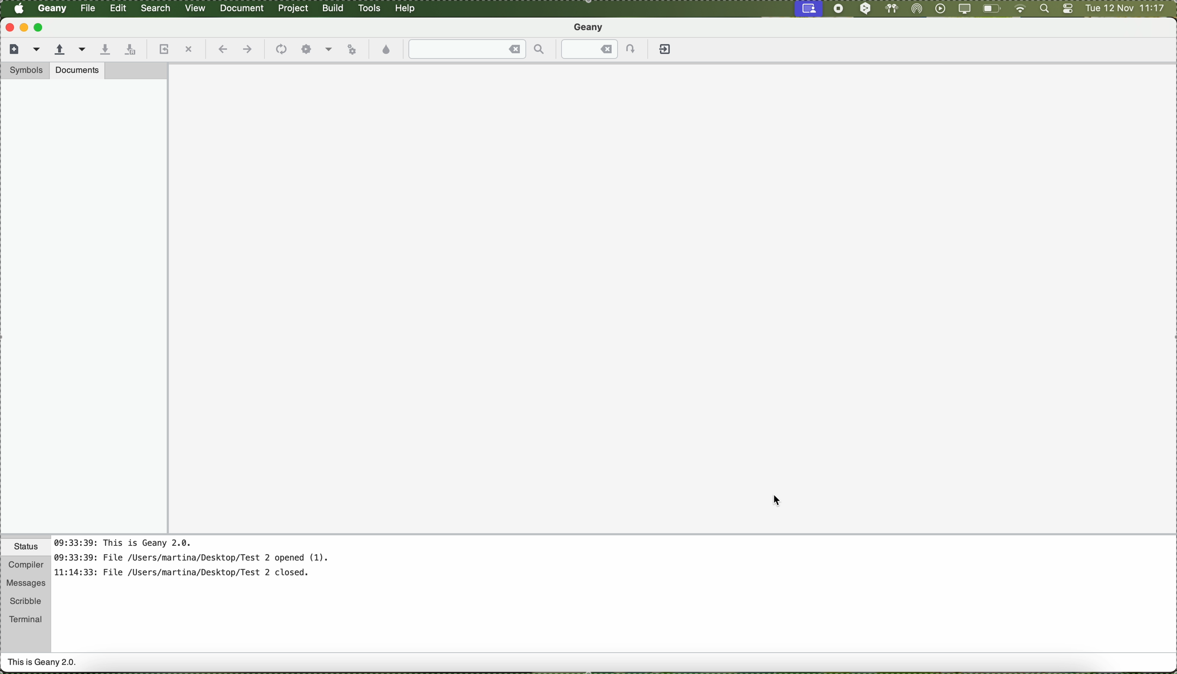 The height and width of the screenshot is (674, 1177). Describe the element at coordinates (666, 51) in the screenshot. I see `quit Geany` at that location.